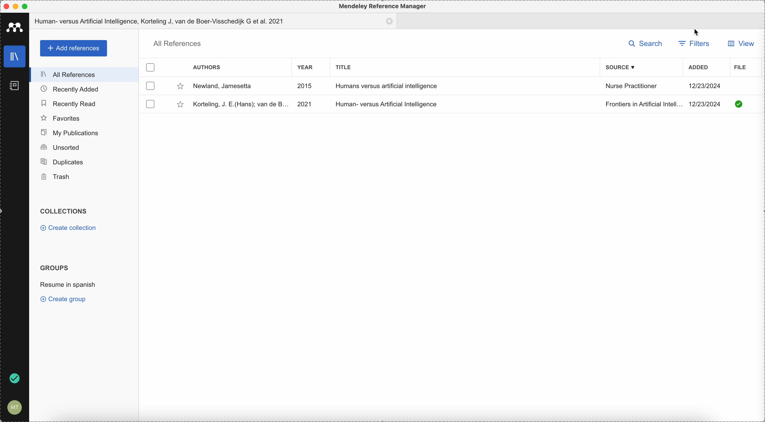 This screenshot has height=422, width=765. Describe the element at coordinates (305, 67) in the screenshot. I see `year` at that location.